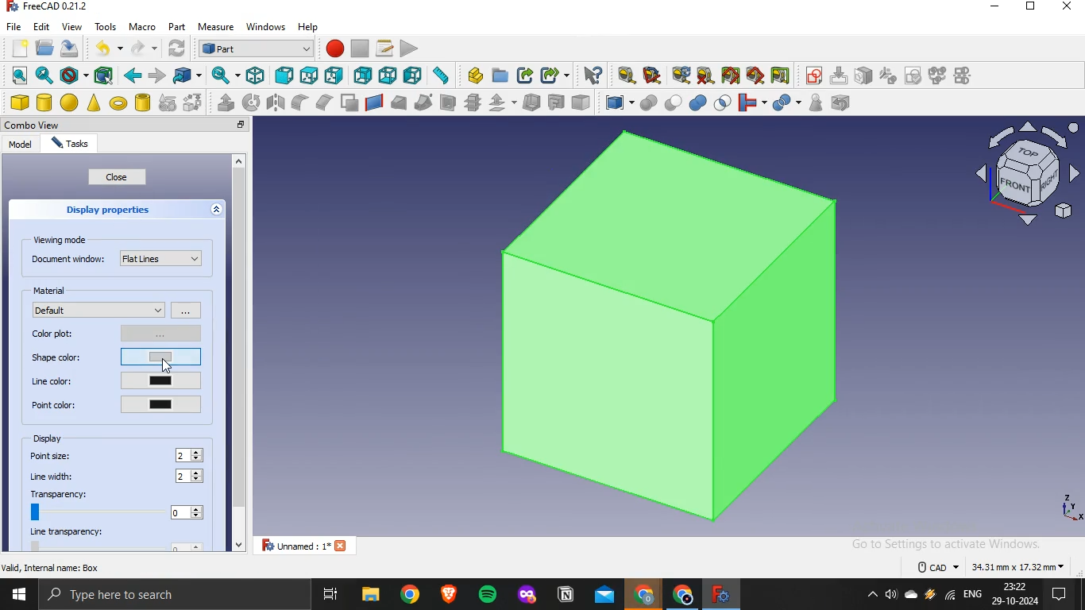 This screenshot has height=610, width=1085. I want to click on winamp agent, so click(930, 595).